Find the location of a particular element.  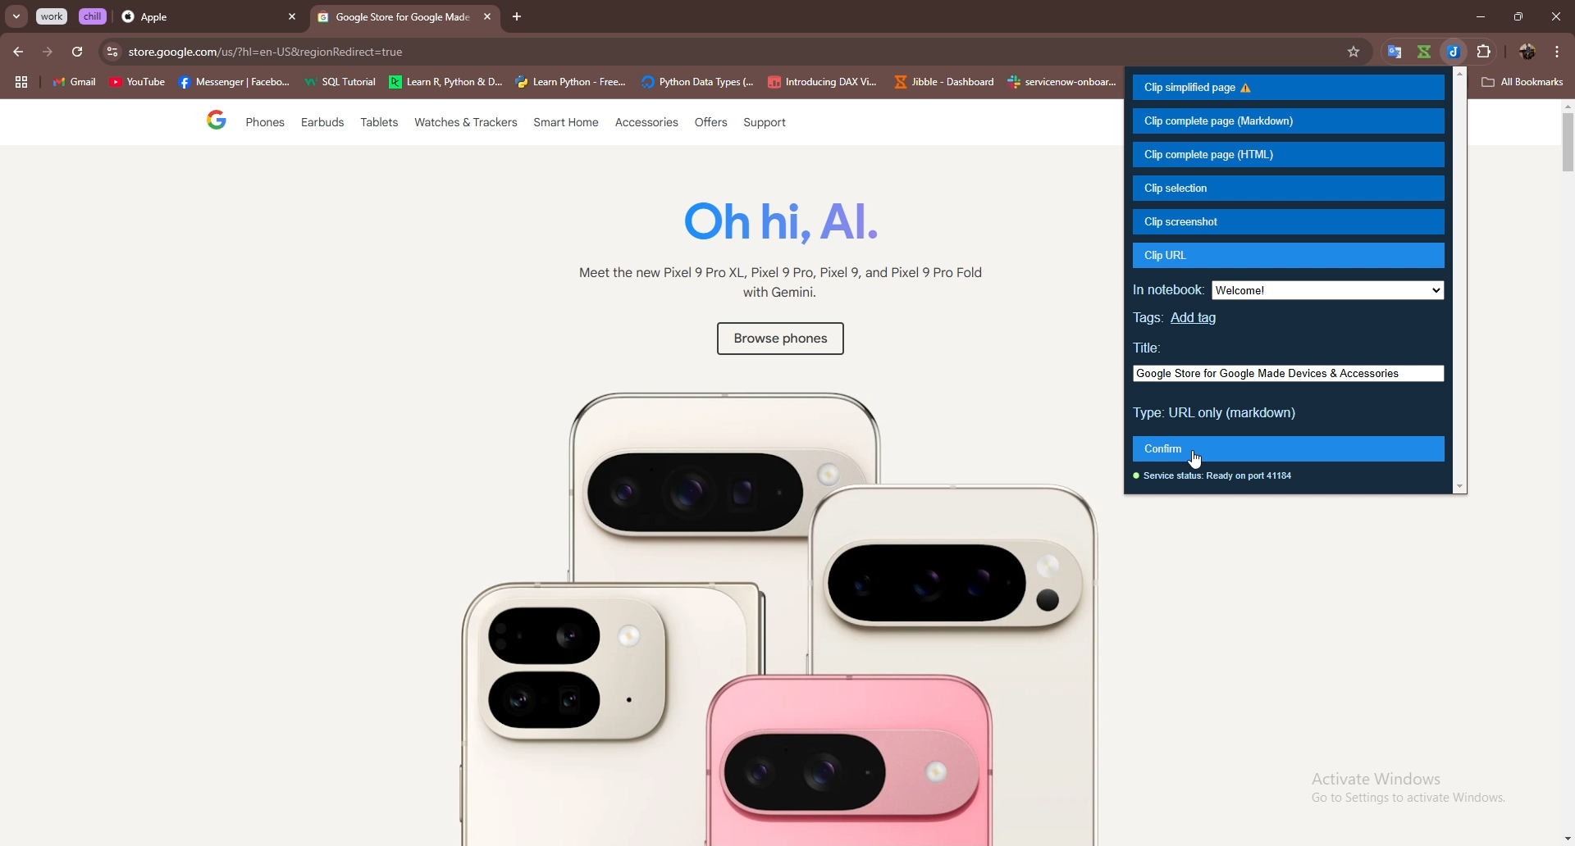

google translate is located at coordinates (1423, 52).